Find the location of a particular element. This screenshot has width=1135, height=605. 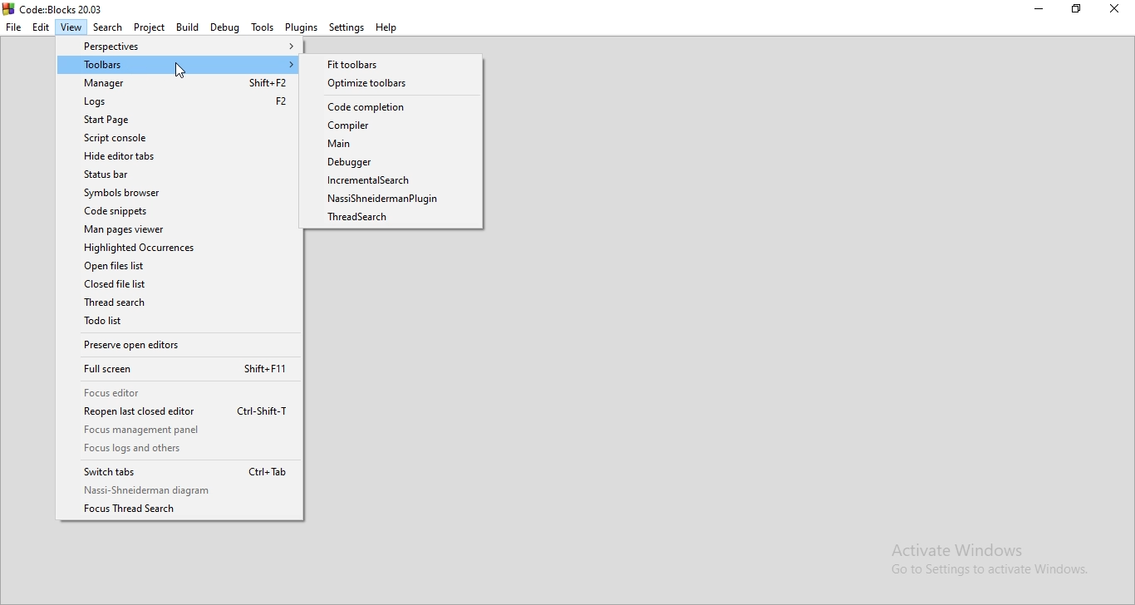

Search  is located at coordinates (108, 27).